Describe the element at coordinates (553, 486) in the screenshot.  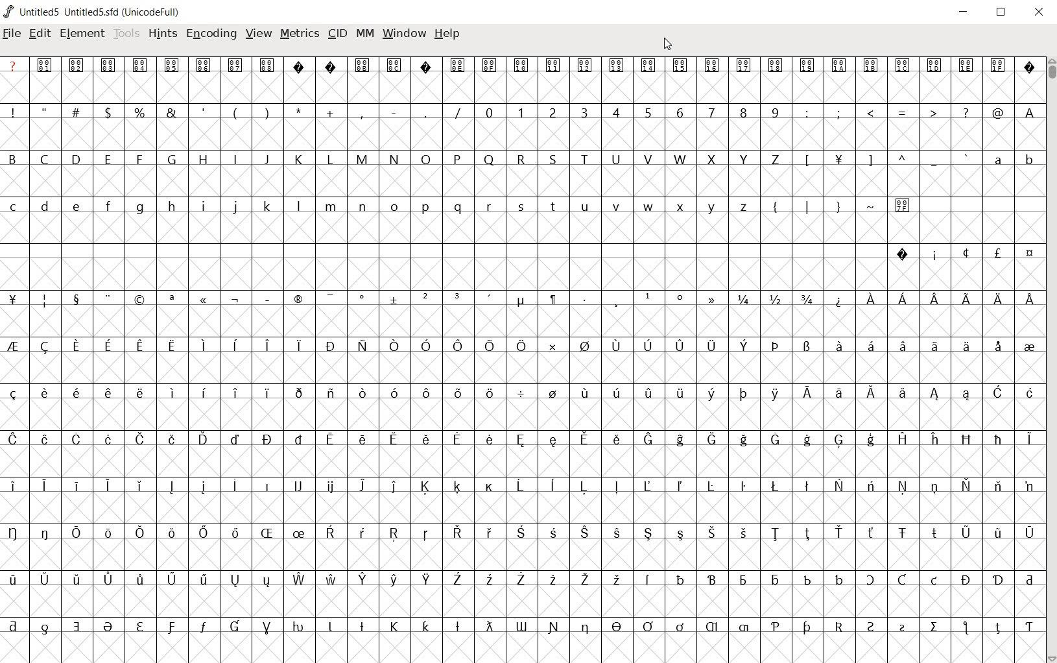
I see `Symbol` at that location.